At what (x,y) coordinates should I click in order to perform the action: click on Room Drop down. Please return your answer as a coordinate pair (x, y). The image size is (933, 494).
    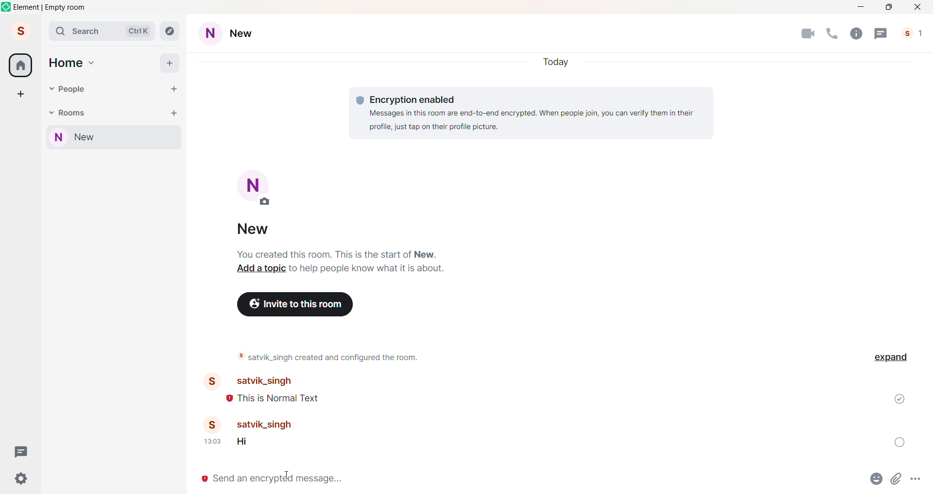
    Looking at the image, I should click on (51, 113).